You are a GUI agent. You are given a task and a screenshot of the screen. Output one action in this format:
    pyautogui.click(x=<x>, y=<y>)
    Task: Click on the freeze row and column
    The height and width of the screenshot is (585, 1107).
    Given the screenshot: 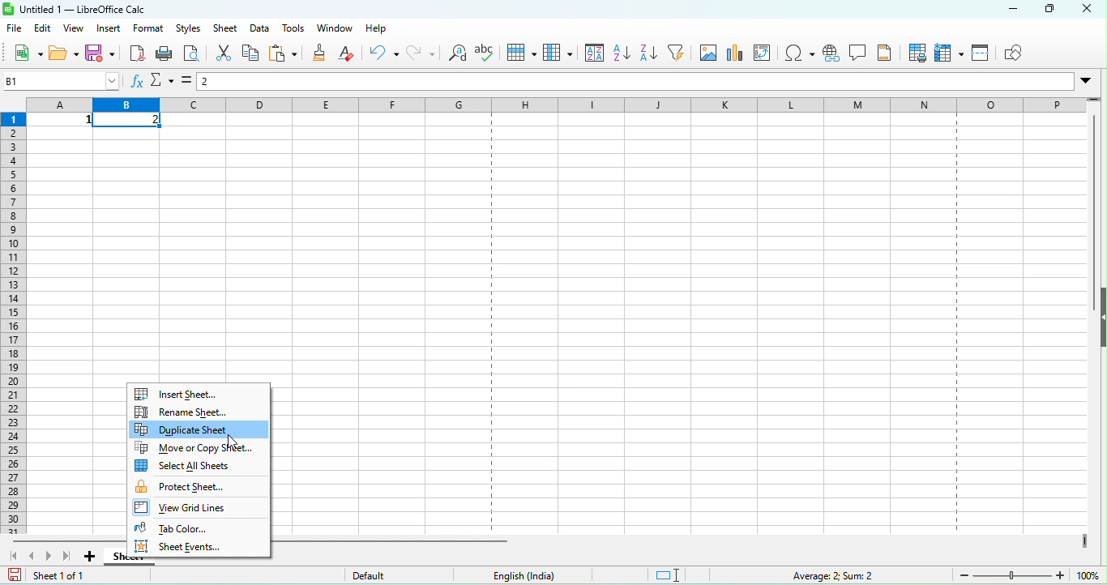 What is the action you would take?
    pyautogui.click(x=949, y=53)
    